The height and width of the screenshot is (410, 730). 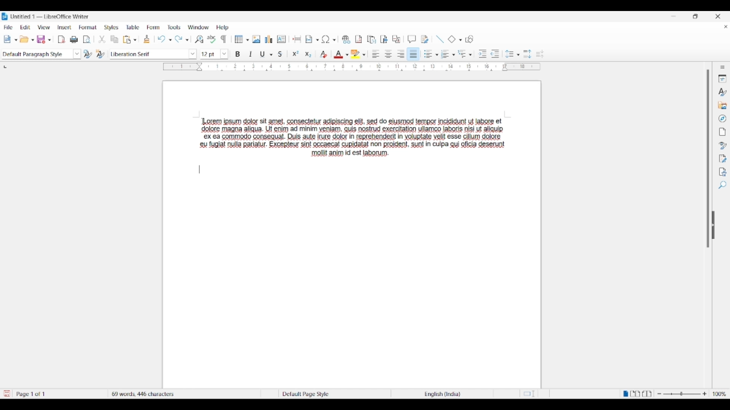 I want to click on Insert, so click(x=65, y=27).